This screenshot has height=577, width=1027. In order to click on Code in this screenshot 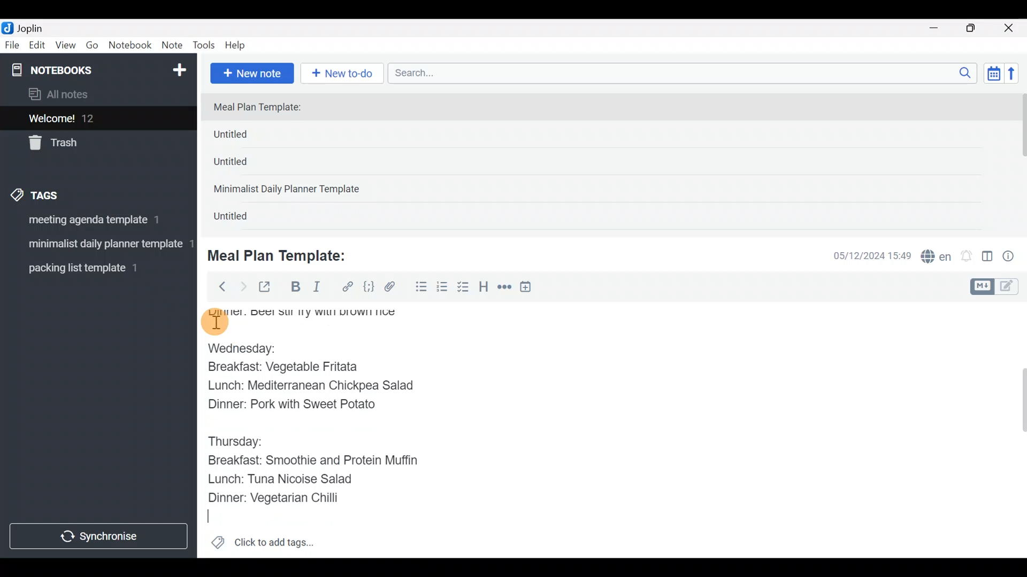, I will do `click(367, 286)`.